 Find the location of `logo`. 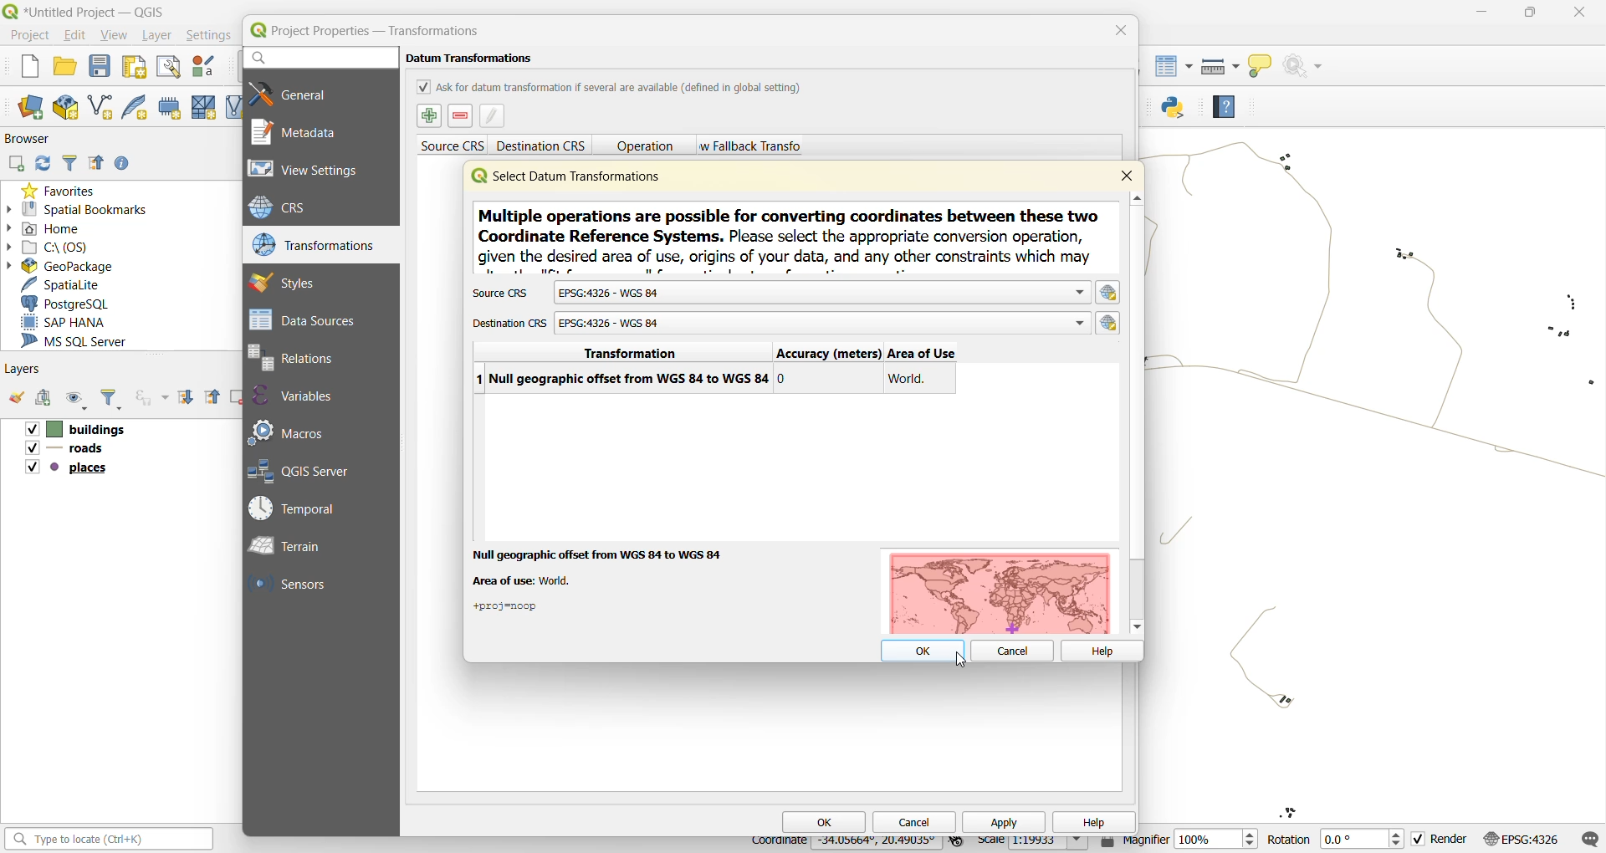

logo is located at coordinates (258, 30).